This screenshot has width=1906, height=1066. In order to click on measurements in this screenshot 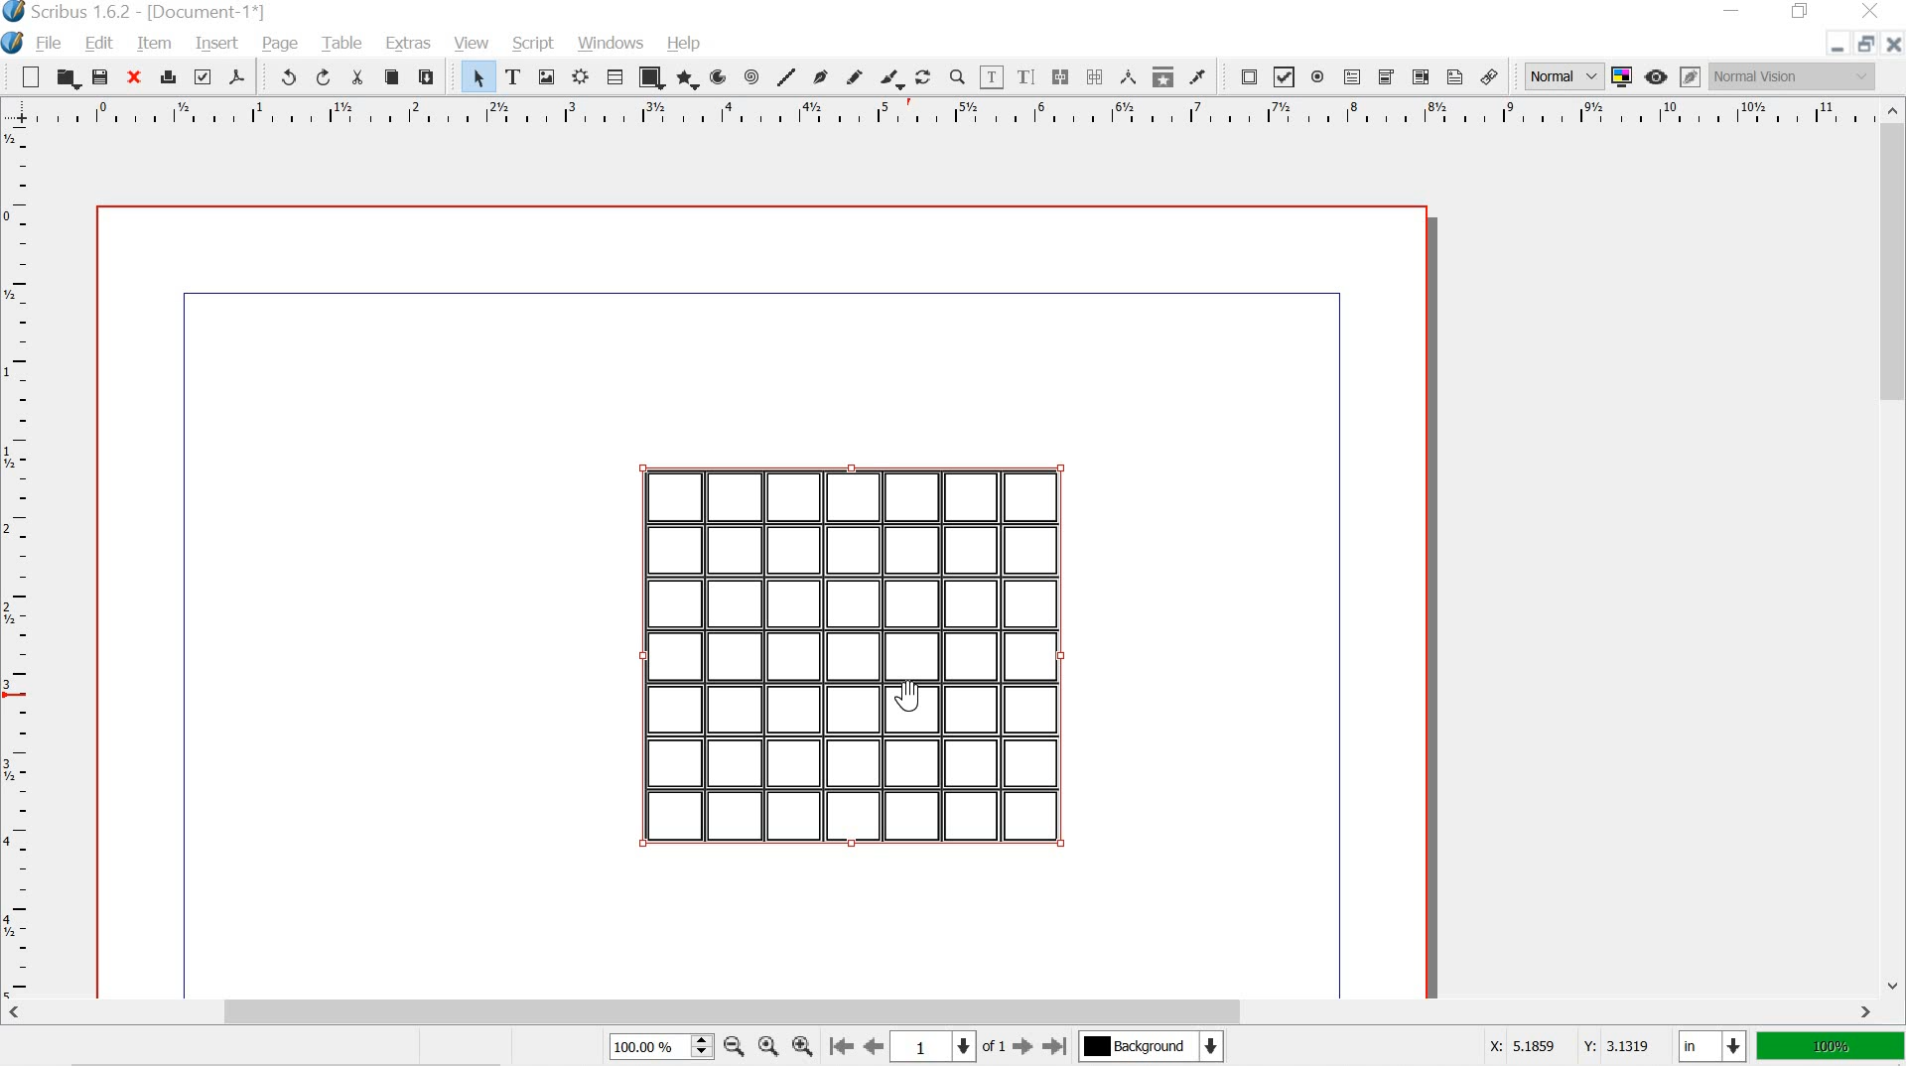, I will do `click(1130, 76)`.